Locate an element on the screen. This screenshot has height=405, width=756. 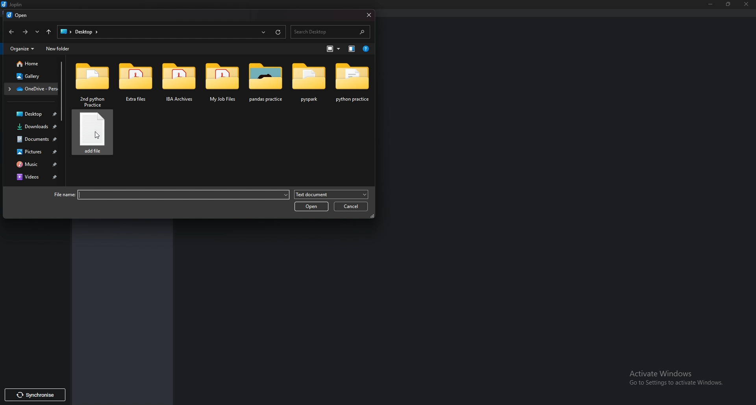
close is located at coordinates (368, 15).